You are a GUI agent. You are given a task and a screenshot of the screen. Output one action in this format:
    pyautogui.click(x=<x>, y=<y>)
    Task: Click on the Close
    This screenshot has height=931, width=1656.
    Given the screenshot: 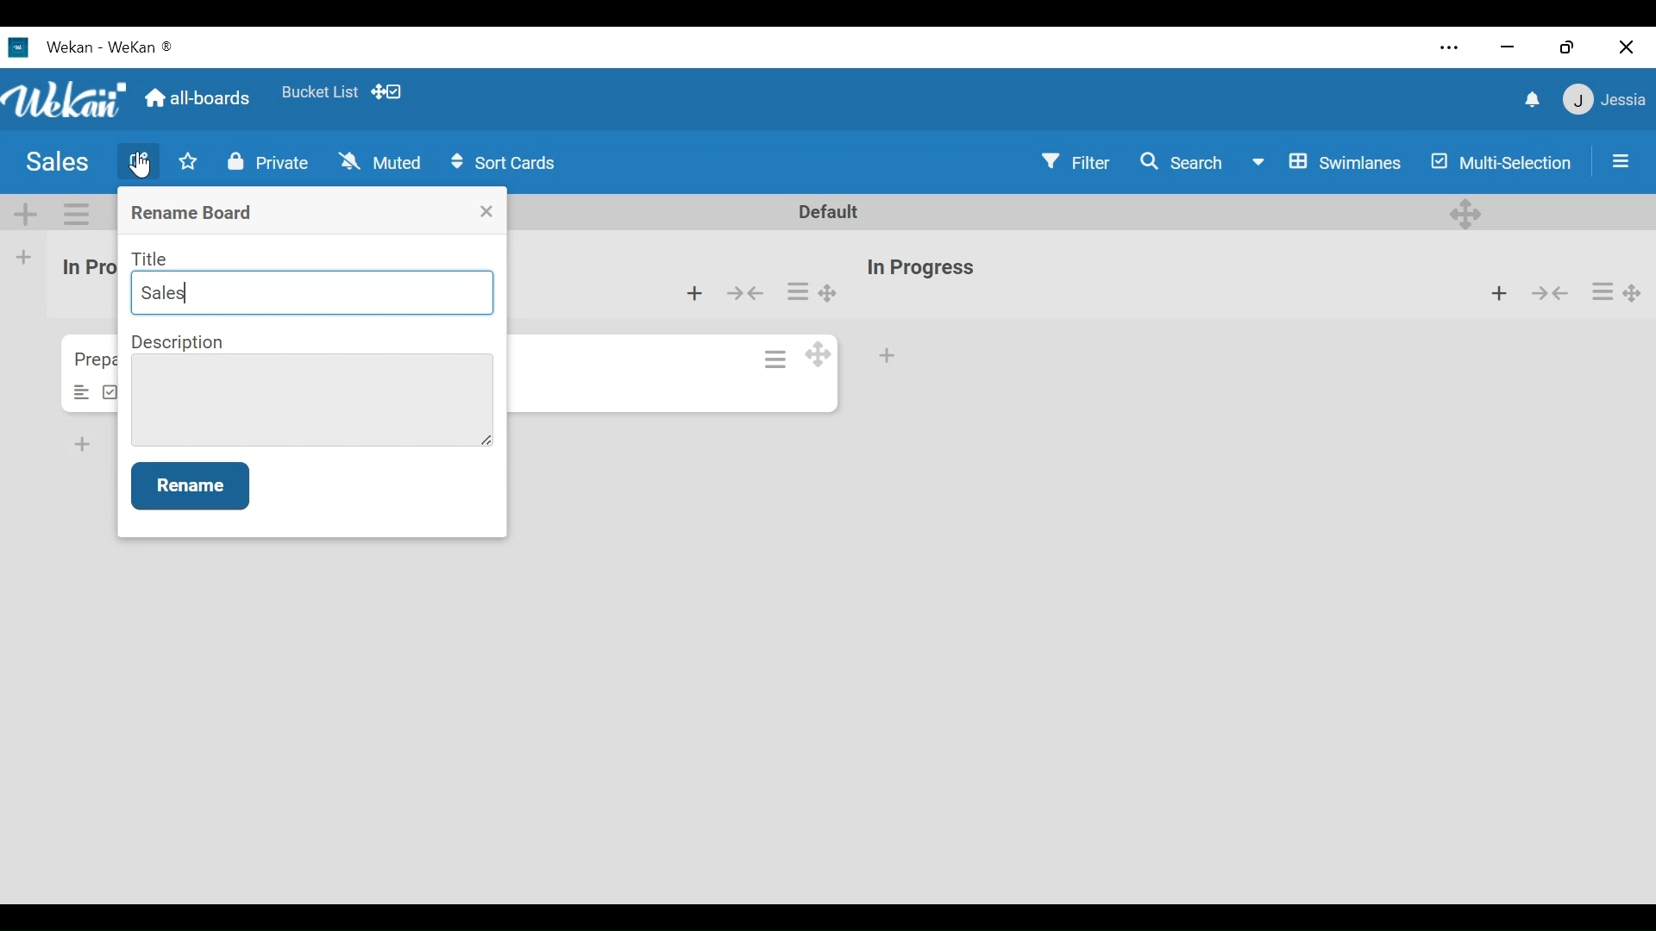 What is the action you would take?
    pyautogui.click(x=1626, y=49)
    